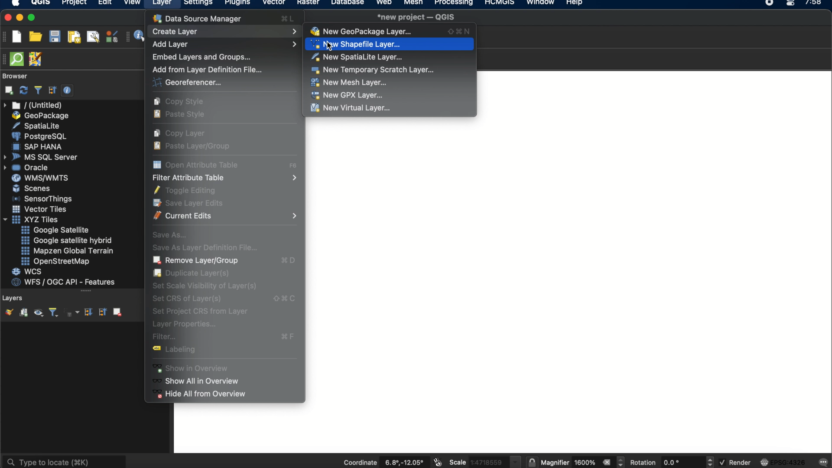  What do you see at coordinates (87, 312) in the screenshot?
I see `expand all` at bounding box center [87, 312].